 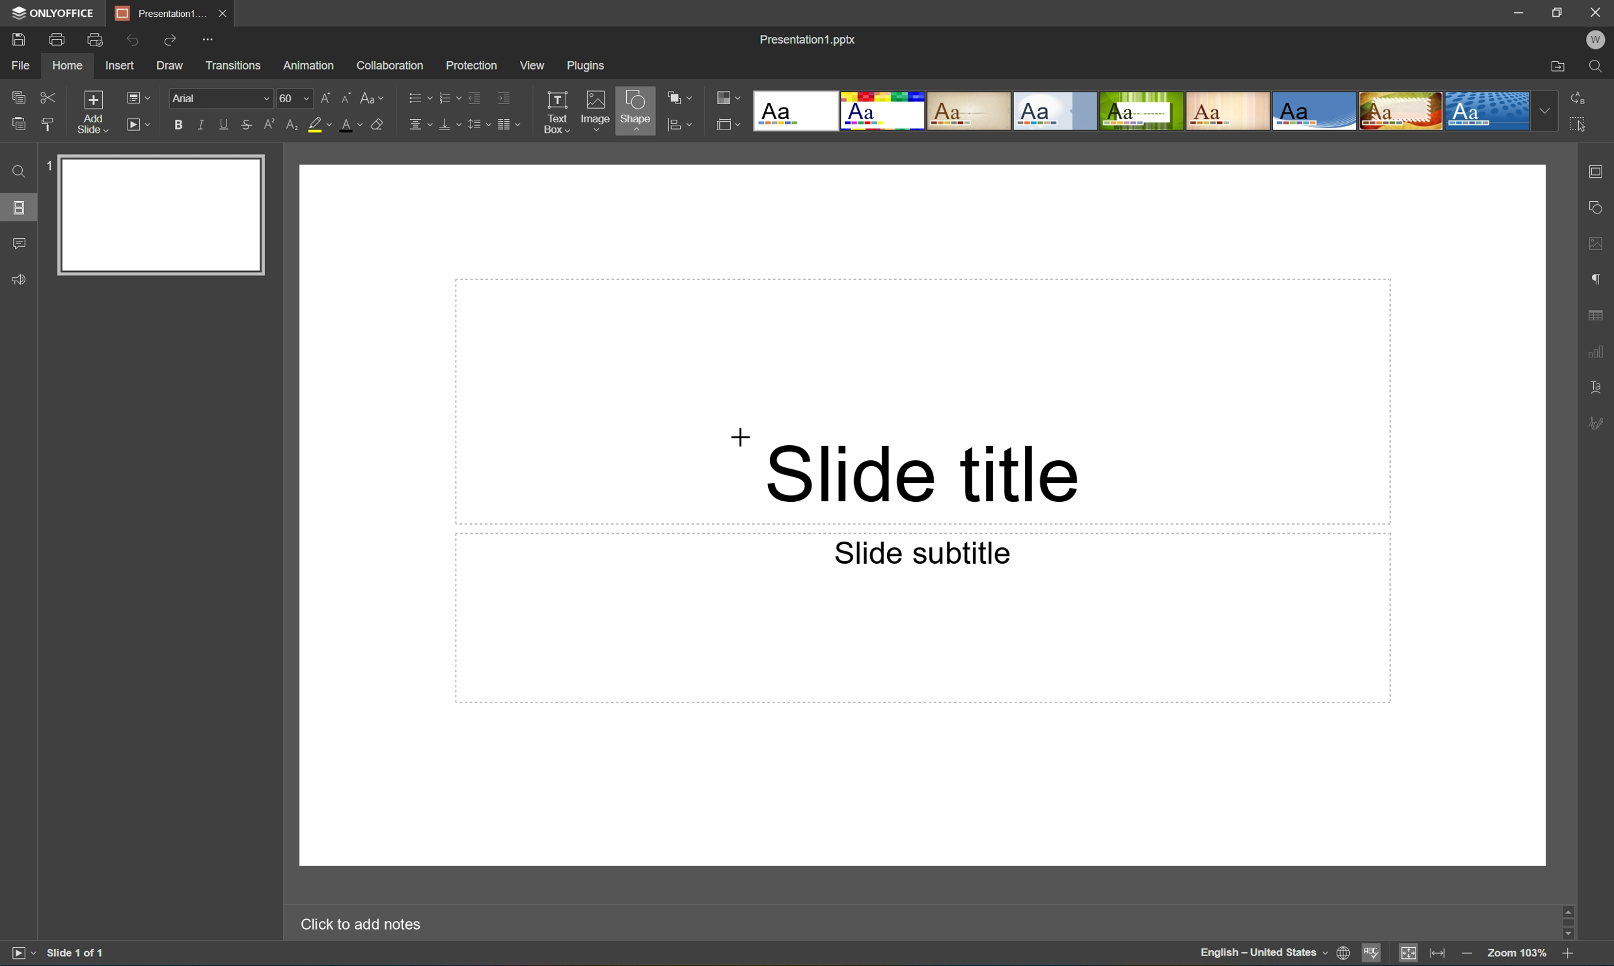 What do you see at coordinates (353, 126) in the screenshot?
I see `Font color` at bounding box center [353, 126].